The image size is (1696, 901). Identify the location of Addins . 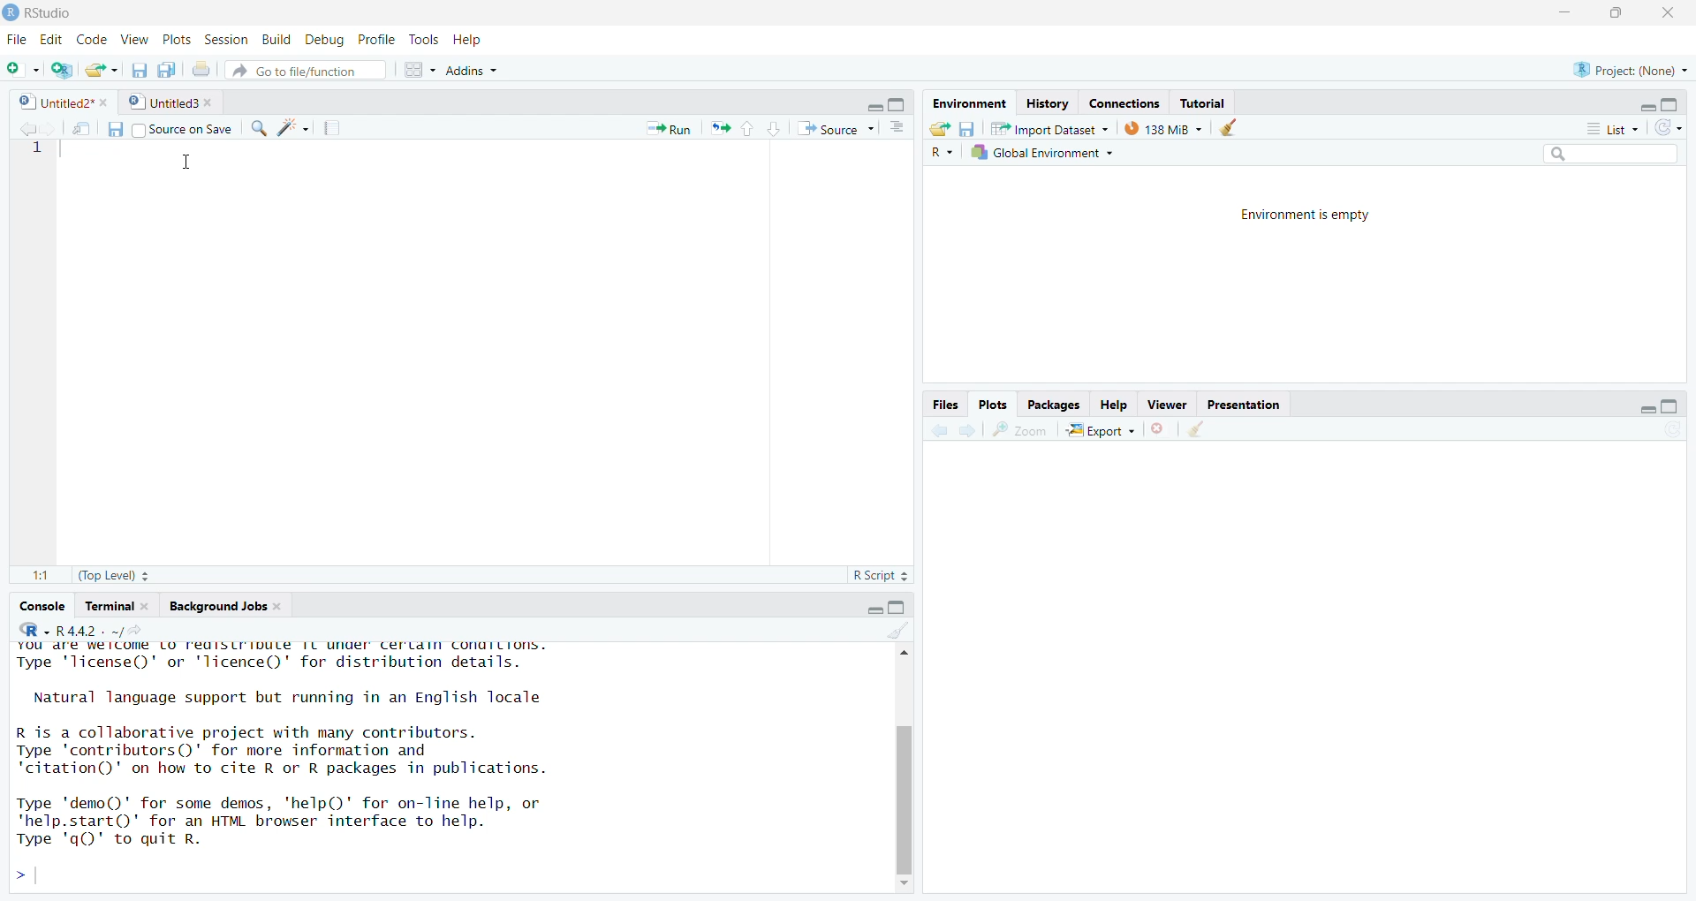
(523, 69).